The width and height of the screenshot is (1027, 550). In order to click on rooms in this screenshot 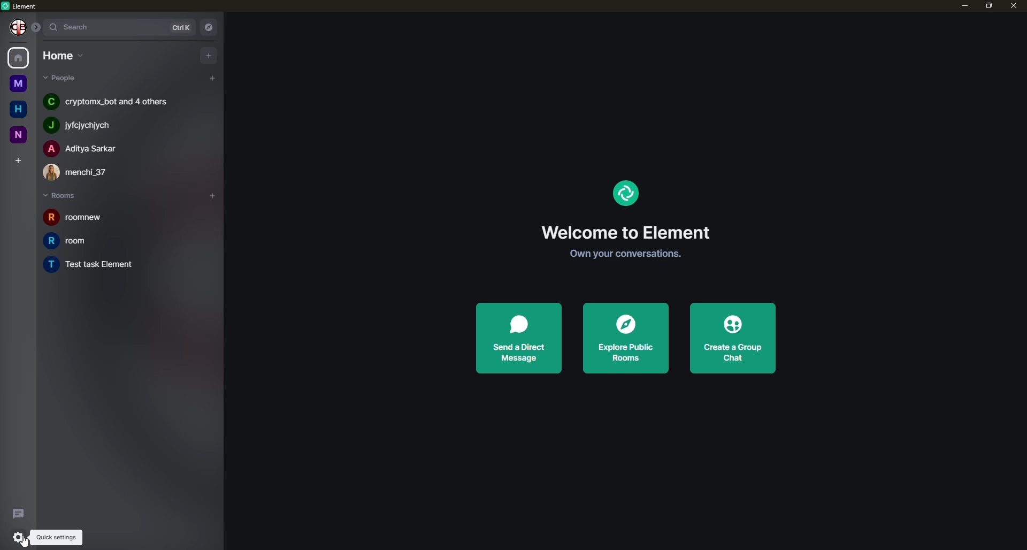, I will do `click(62, 196)`.